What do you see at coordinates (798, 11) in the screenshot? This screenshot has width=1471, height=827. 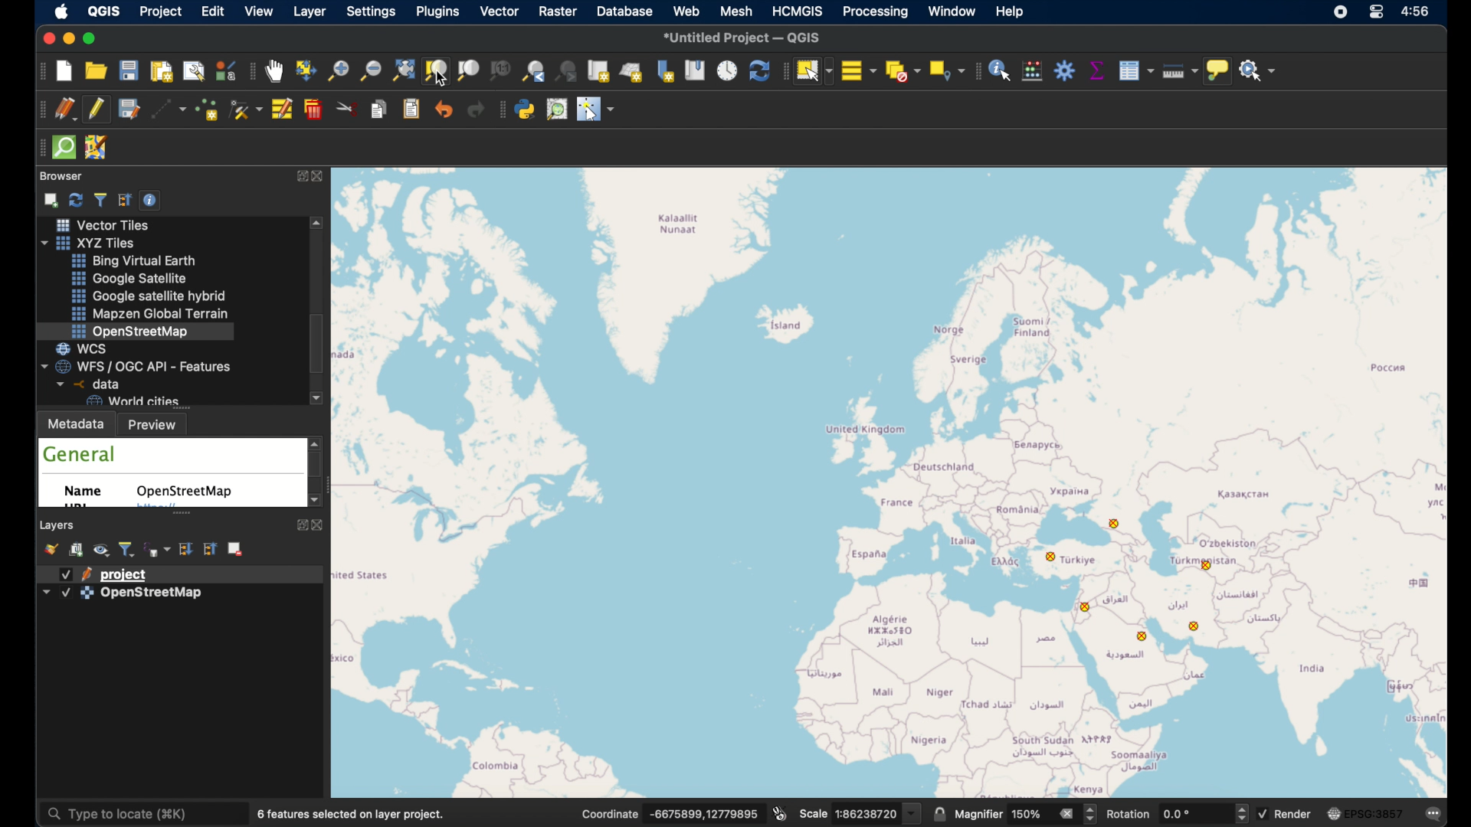 I see `HCMGIS` at bounding box center [798, 11].